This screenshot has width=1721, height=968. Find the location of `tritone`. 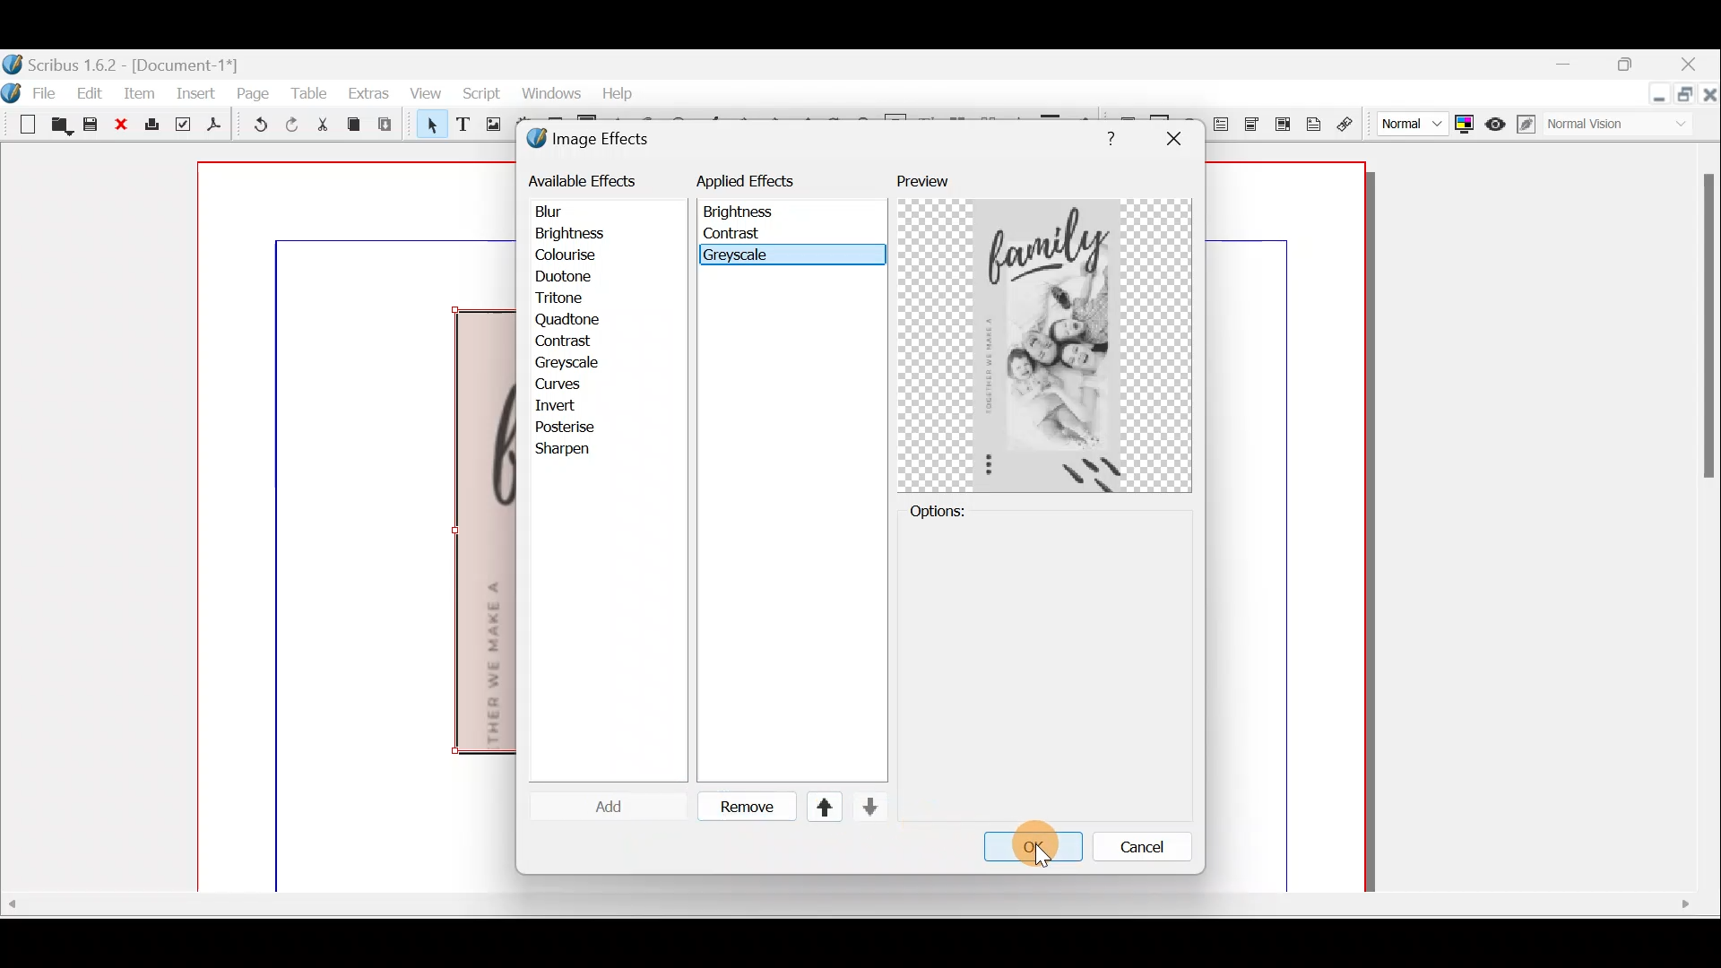

tritone is located at coordinates (587, 298).